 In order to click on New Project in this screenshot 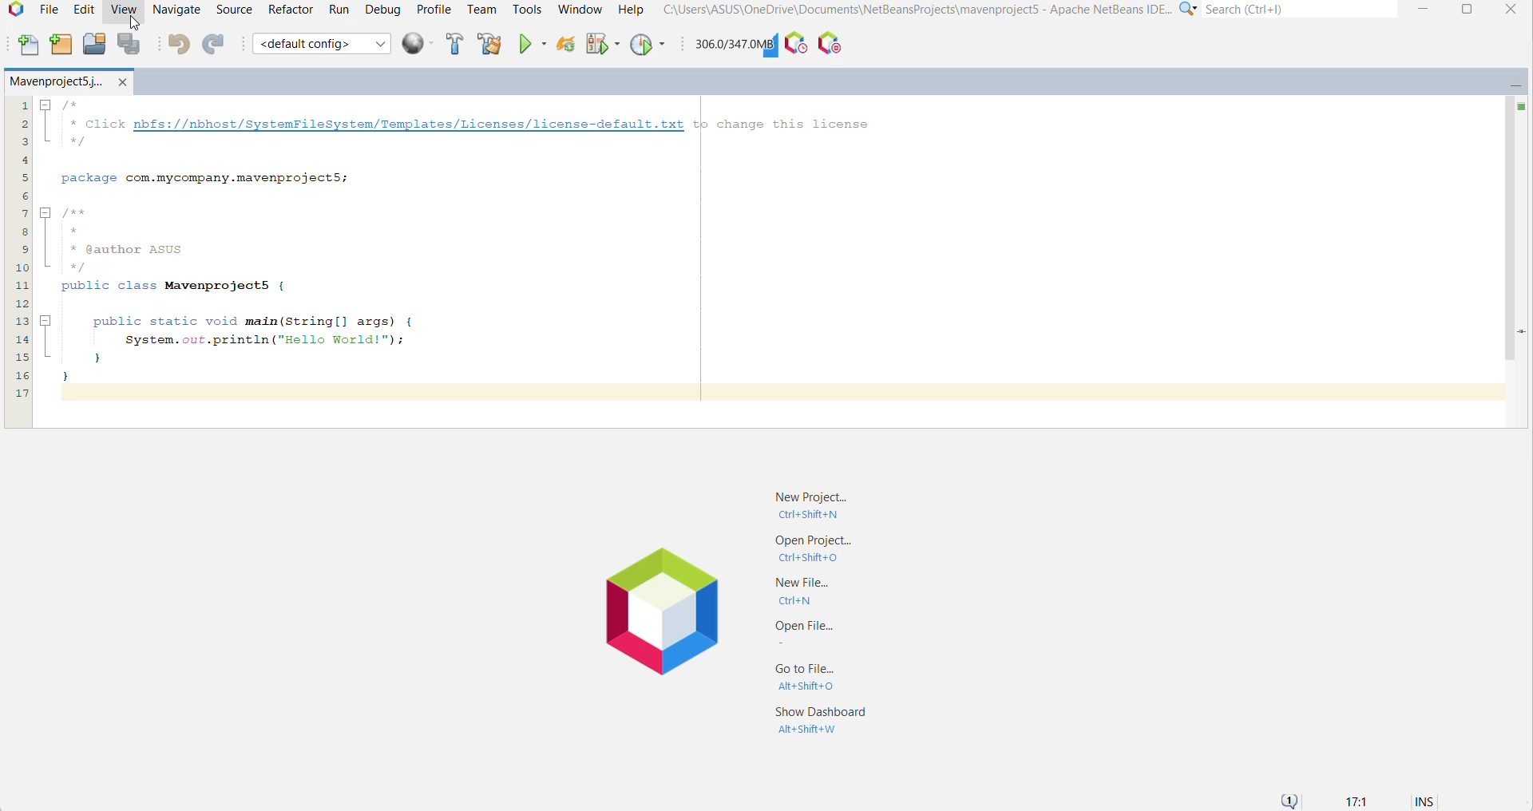, I will do `click(61, 44)`.